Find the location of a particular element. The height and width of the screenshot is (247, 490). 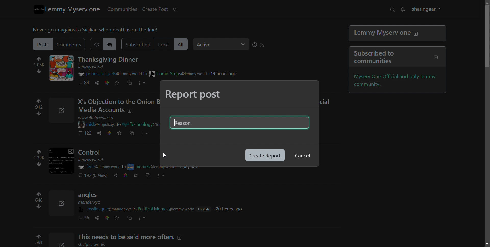

link is located at coordinates (110, 83).